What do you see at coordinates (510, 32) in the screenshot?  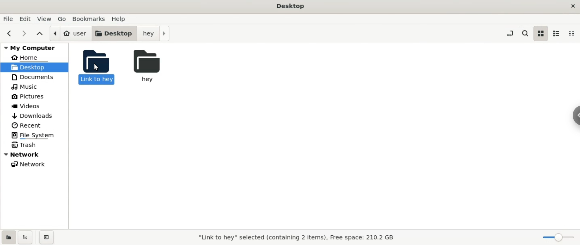 I see `toggle location entry` at bounding box center [510, 32].